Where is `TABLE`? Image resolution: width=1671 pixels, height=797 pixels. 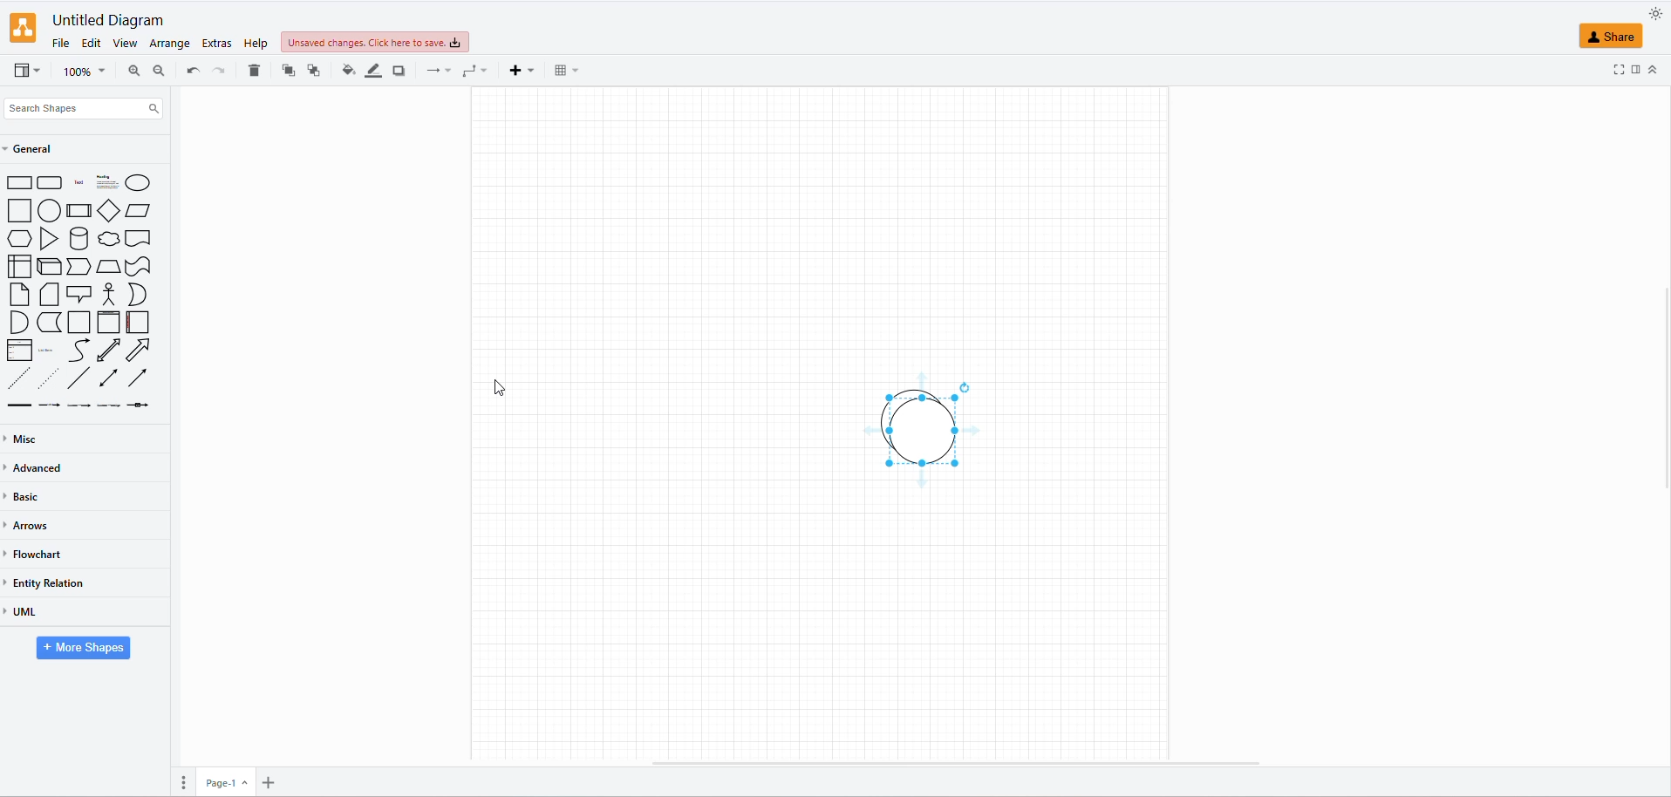
TABLE is located at coordinates (561, 74).